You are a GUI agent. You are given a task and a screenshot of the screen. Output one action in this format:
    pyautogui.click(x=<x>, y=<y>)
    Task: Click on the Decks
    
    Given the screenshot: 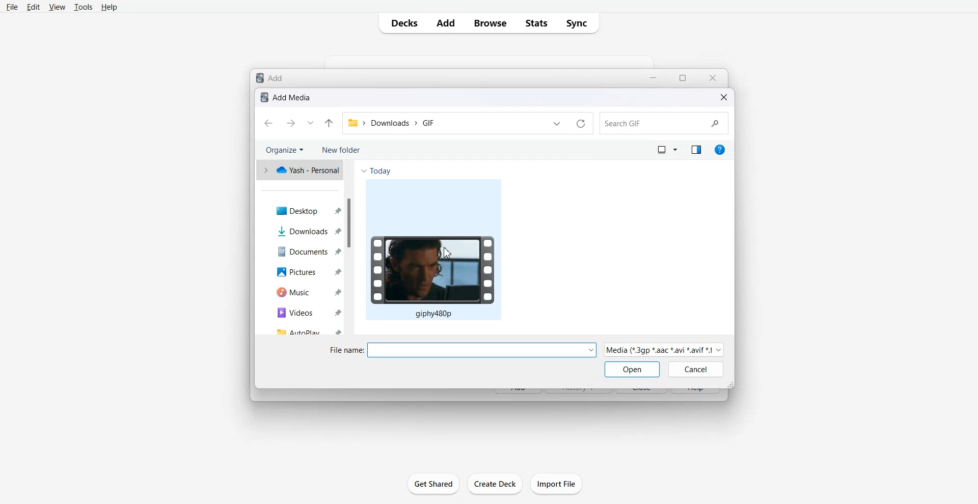 What is the action you would take?
    pyautogui.click(x=402, y=23)
    